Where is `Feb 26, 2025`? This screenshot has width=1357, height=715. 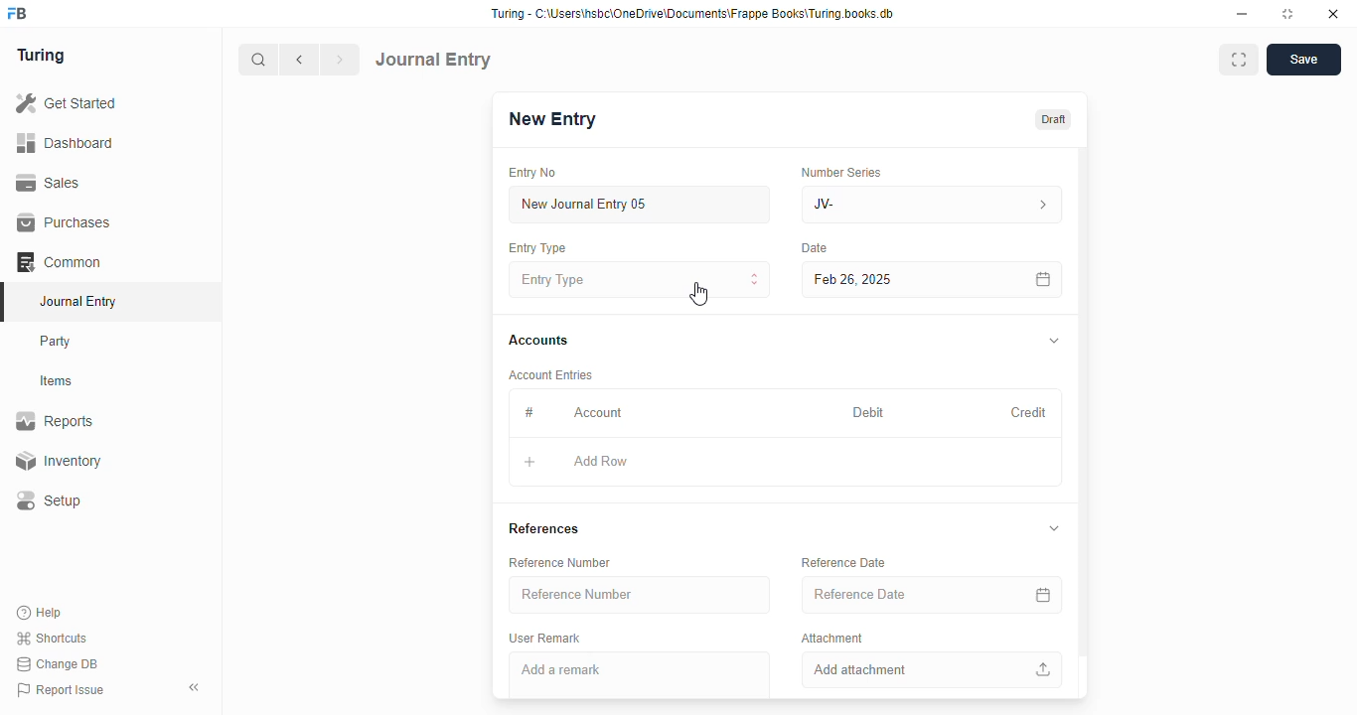 Feb 26, 2025 is located at coordinates (889, 279).